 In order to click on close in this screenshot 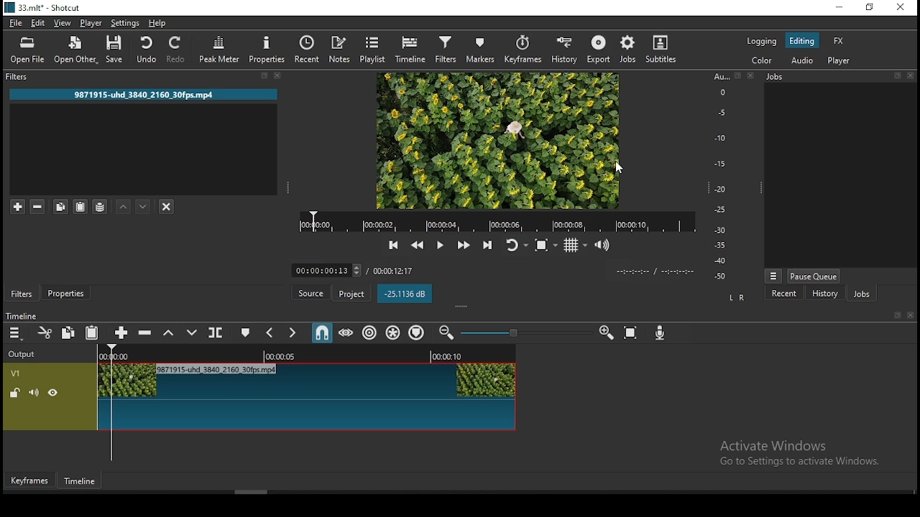, I will do `click(912, 78)`.